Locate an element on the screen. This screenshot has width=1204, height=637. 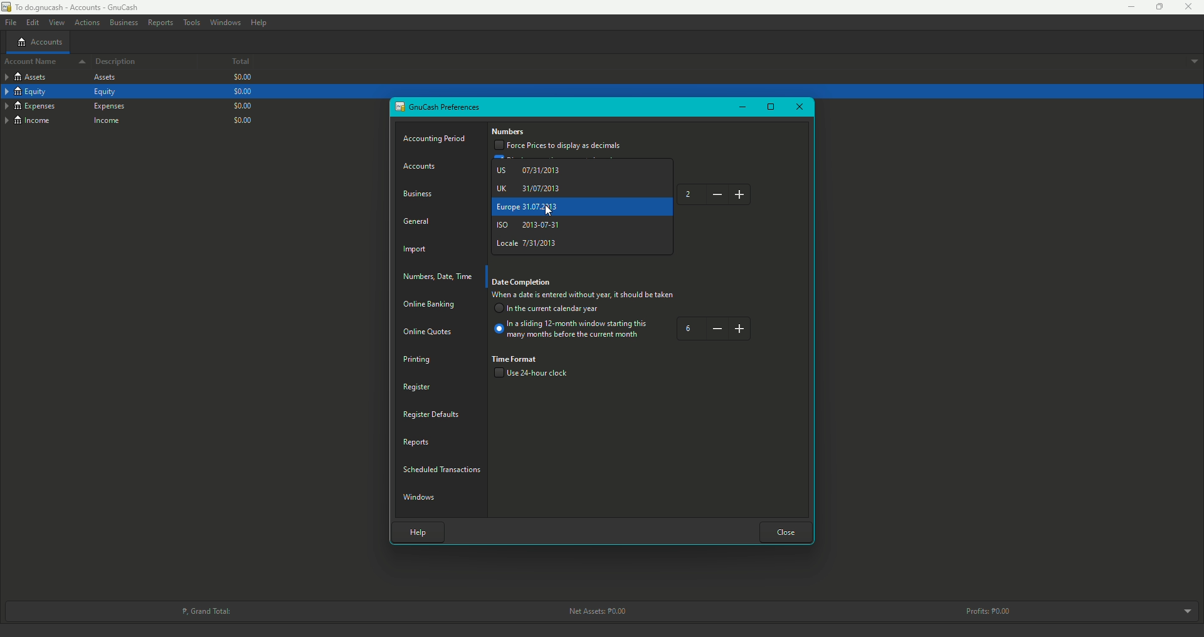
Tools is located at coordinates (191, 23).